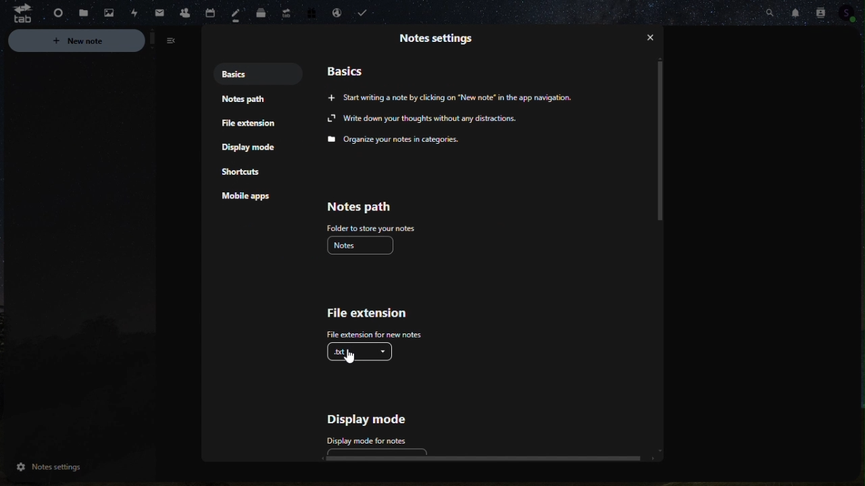 The width and height of the screenshot is (865, 486). I want to click on Notifications, so click(795, 11).